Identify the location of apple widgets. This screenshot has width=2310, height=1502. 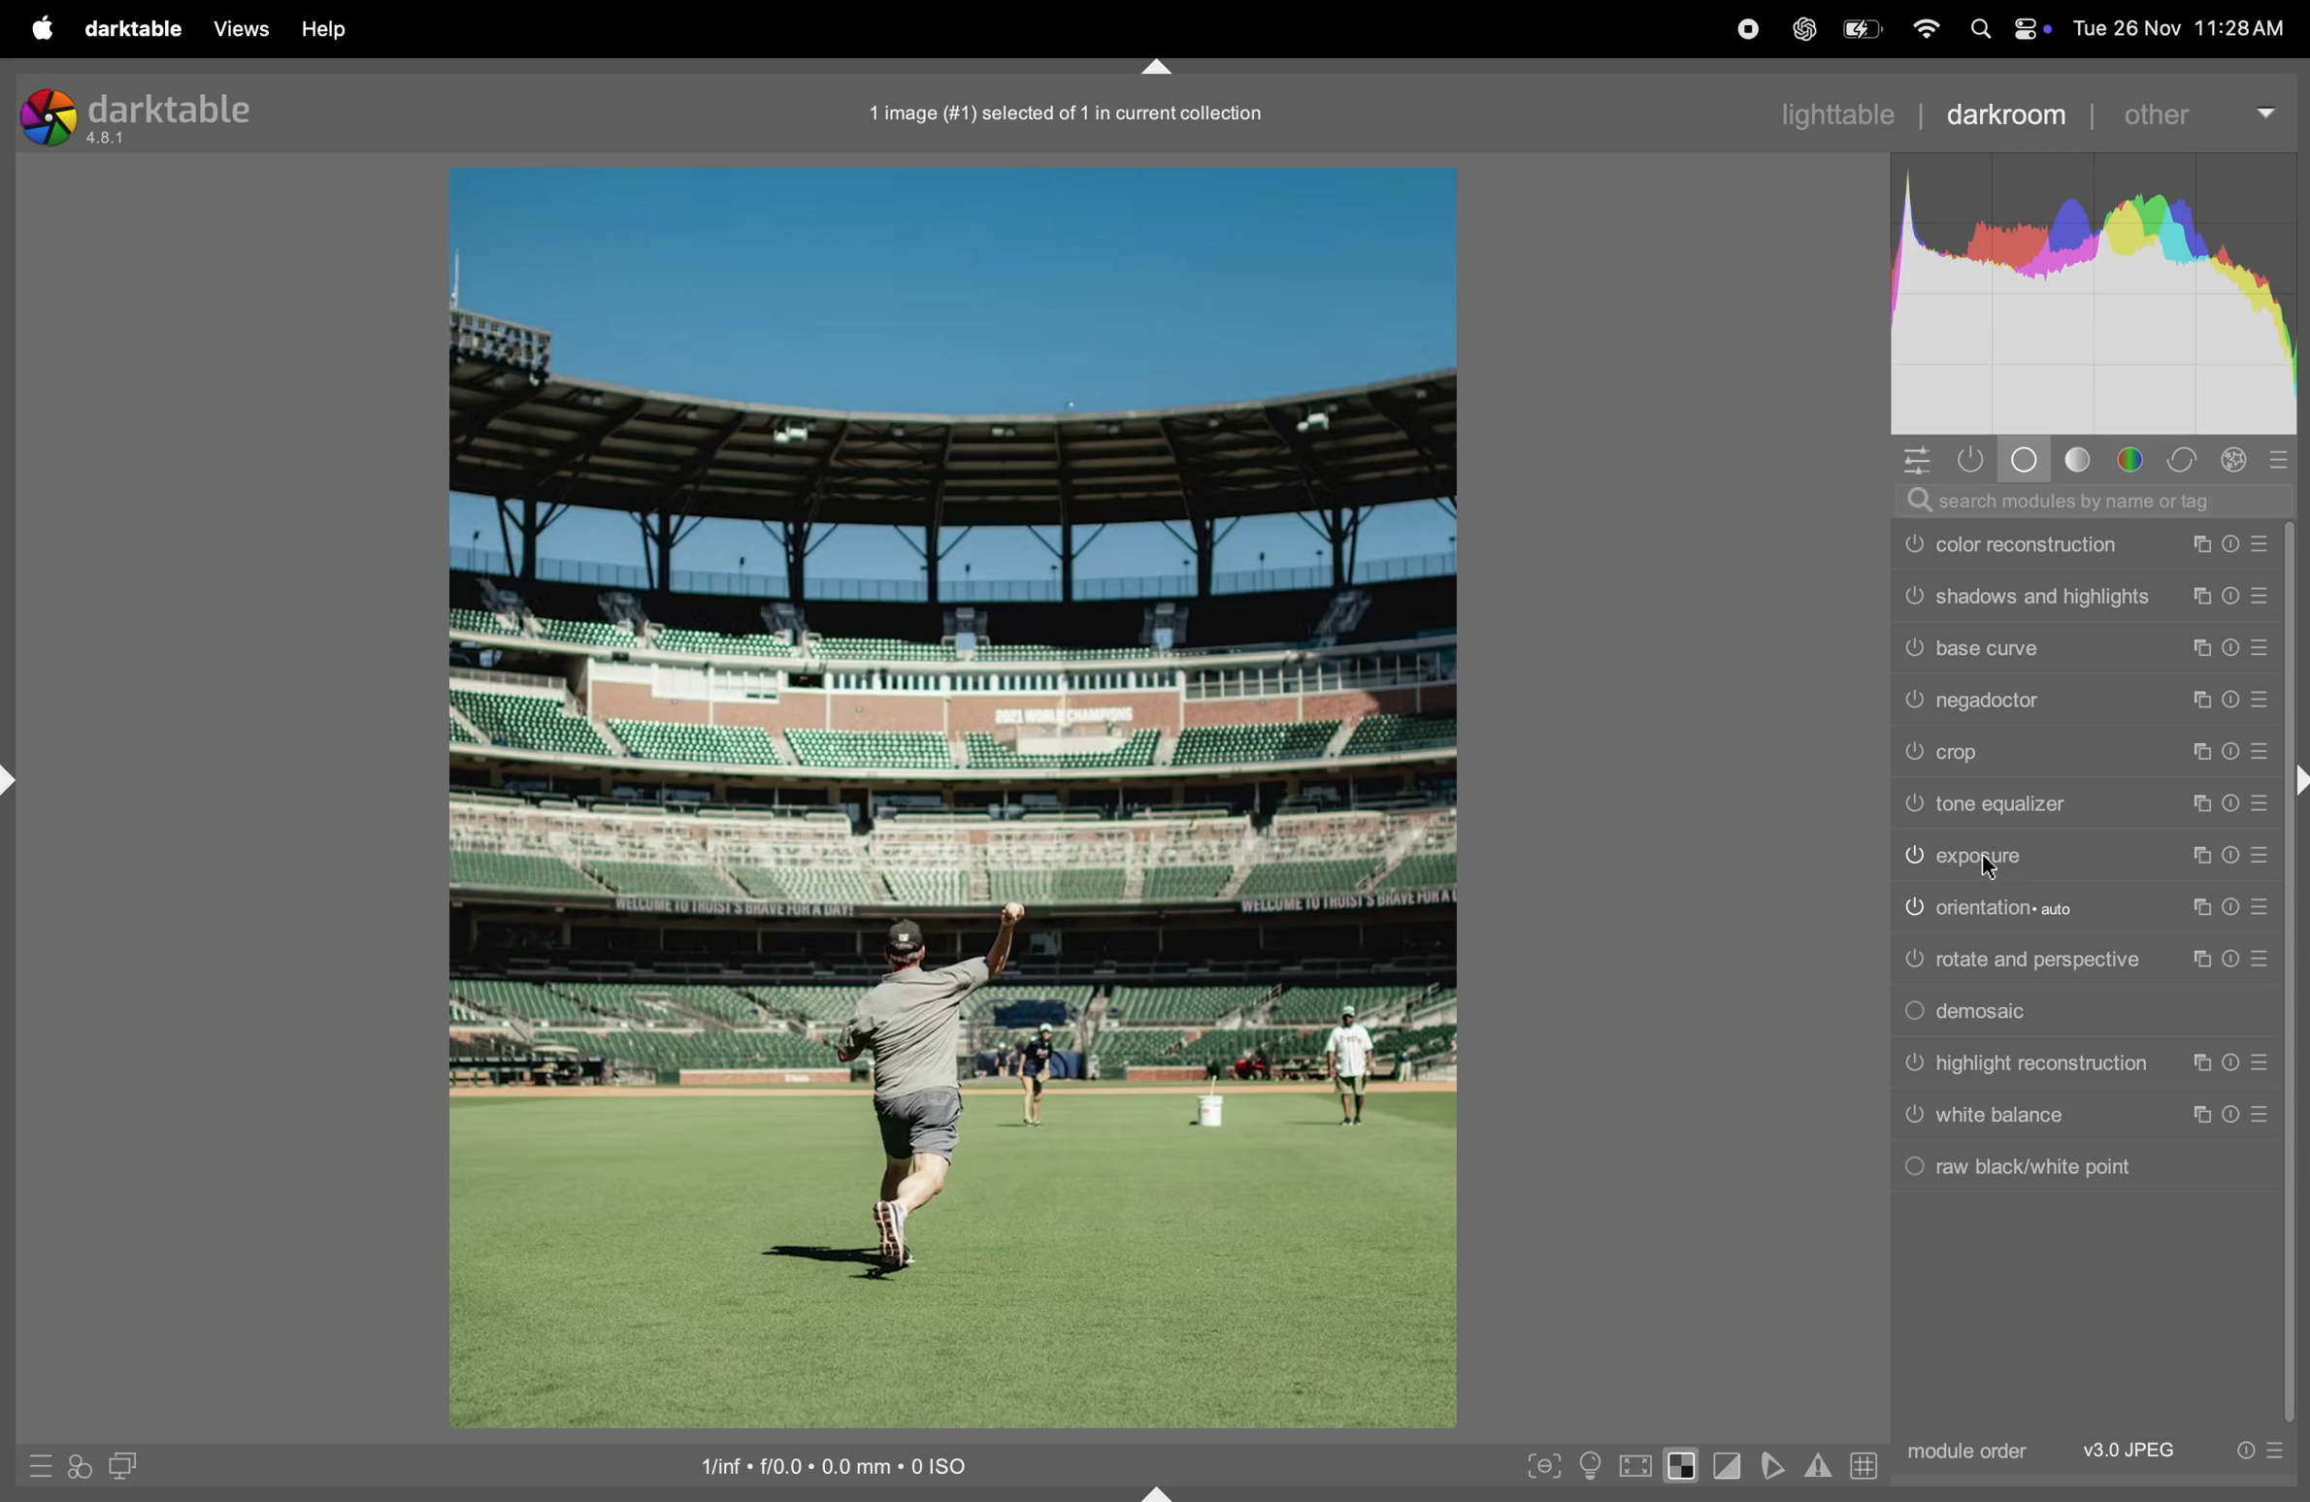
(2009, 29).